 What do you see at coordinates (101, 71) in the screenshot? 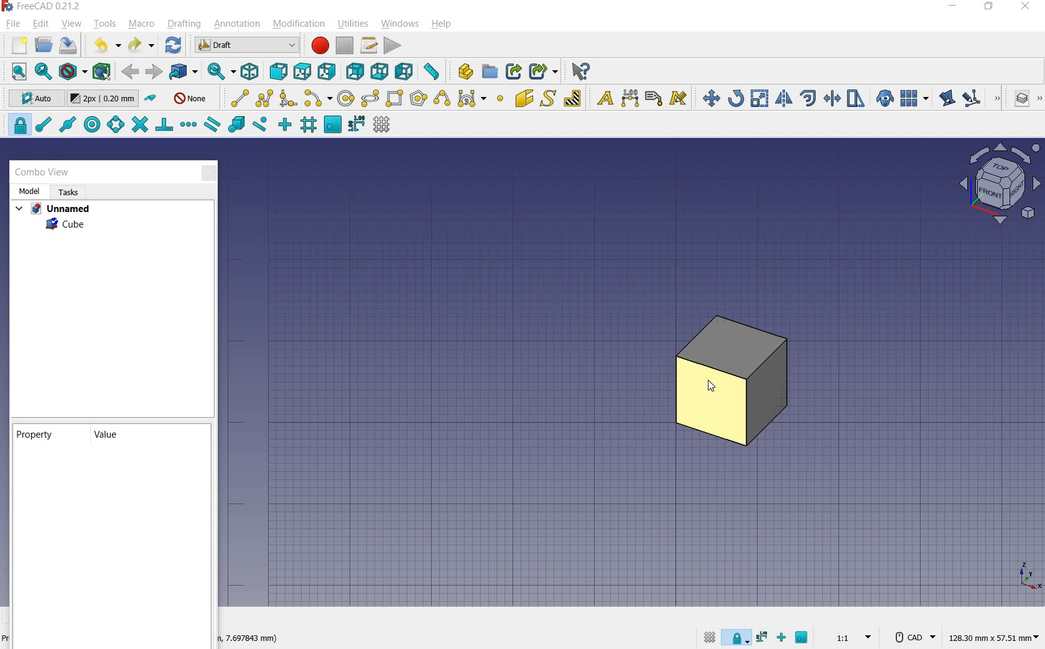
I see `bounding box` at bounding box center [101, 71].